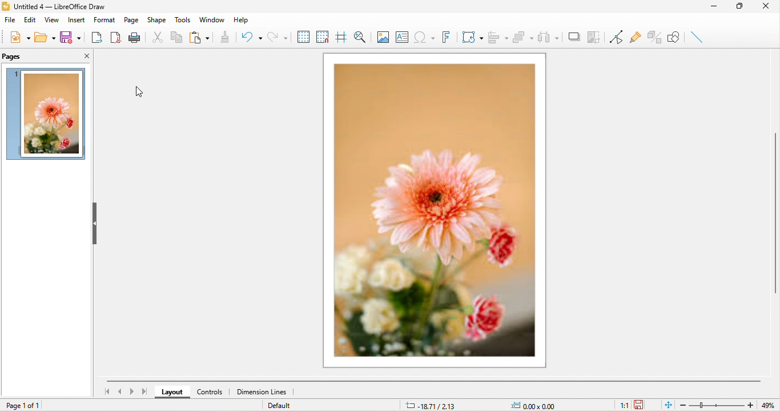 The height and width of the screenshot is (412, 780). I want to click on close, so click(769, 7).